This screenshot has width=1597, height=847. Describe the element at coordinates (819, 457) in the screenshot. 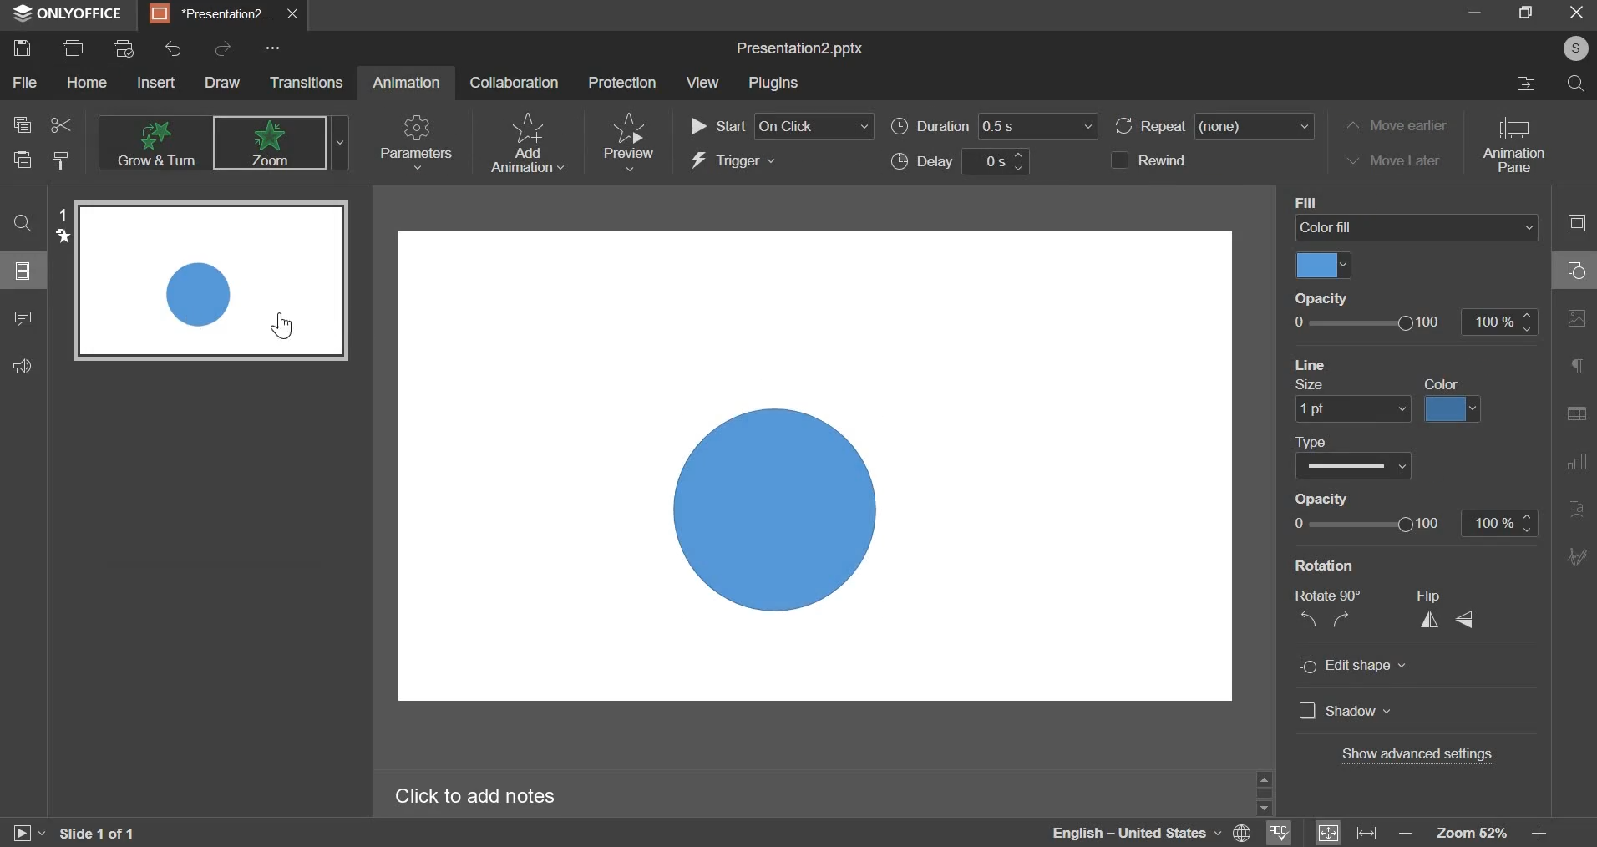

I see `slide area` at that location.